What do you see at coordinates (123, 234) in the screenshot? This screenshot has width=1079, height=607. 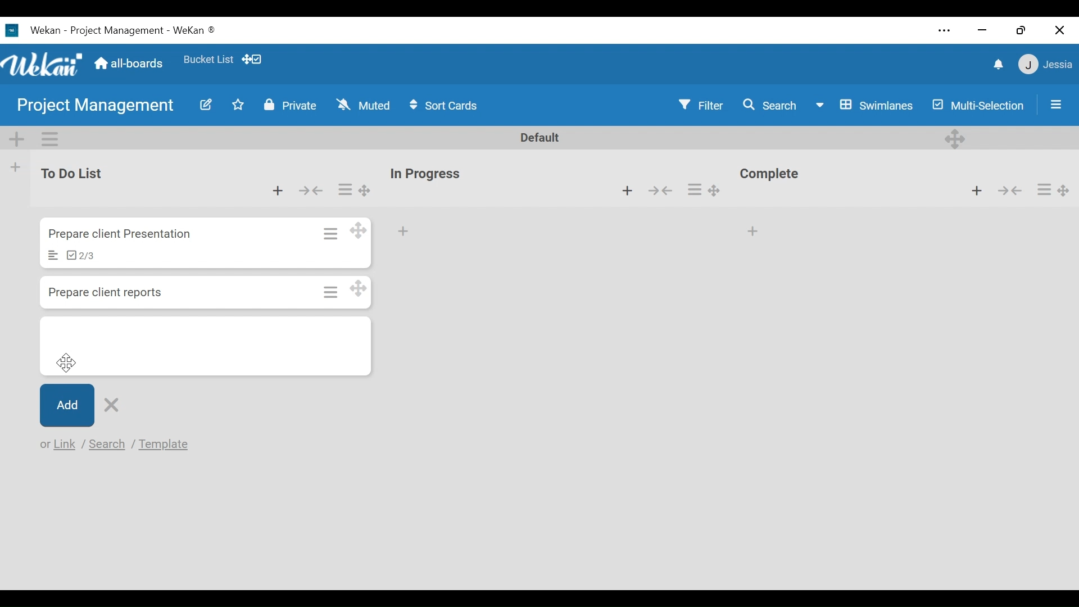 I see `prepare client presentation` at bounding box center [123, 234].